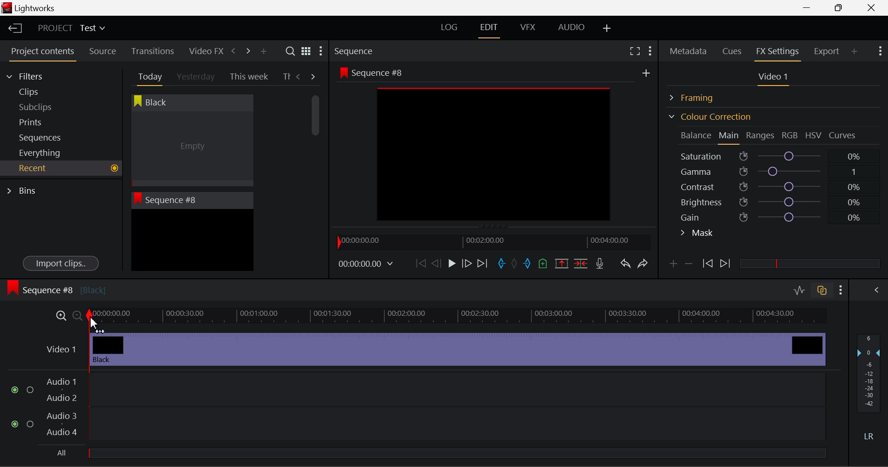 The image size is (888, 467). I want to click on Redo, so click(643, 263).